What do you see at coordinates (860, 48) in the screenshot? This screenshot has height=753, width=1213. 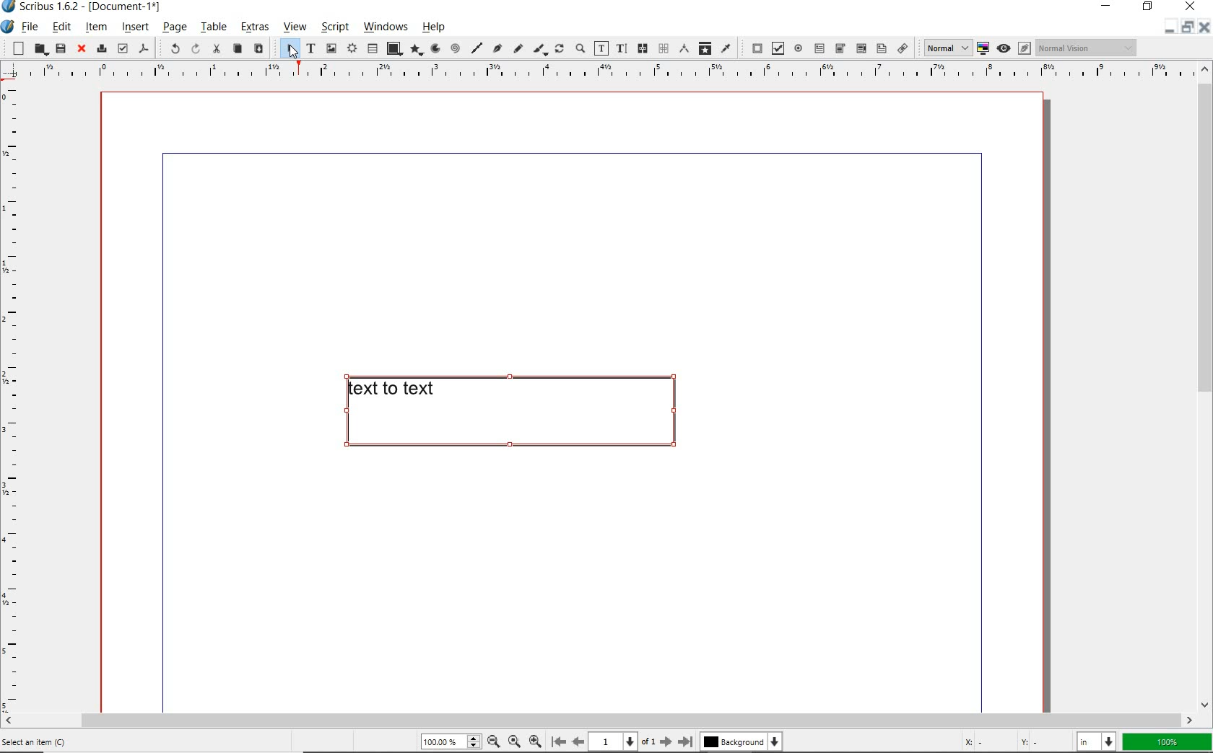 I see `pdf list box` at bounding box center [860, 48].